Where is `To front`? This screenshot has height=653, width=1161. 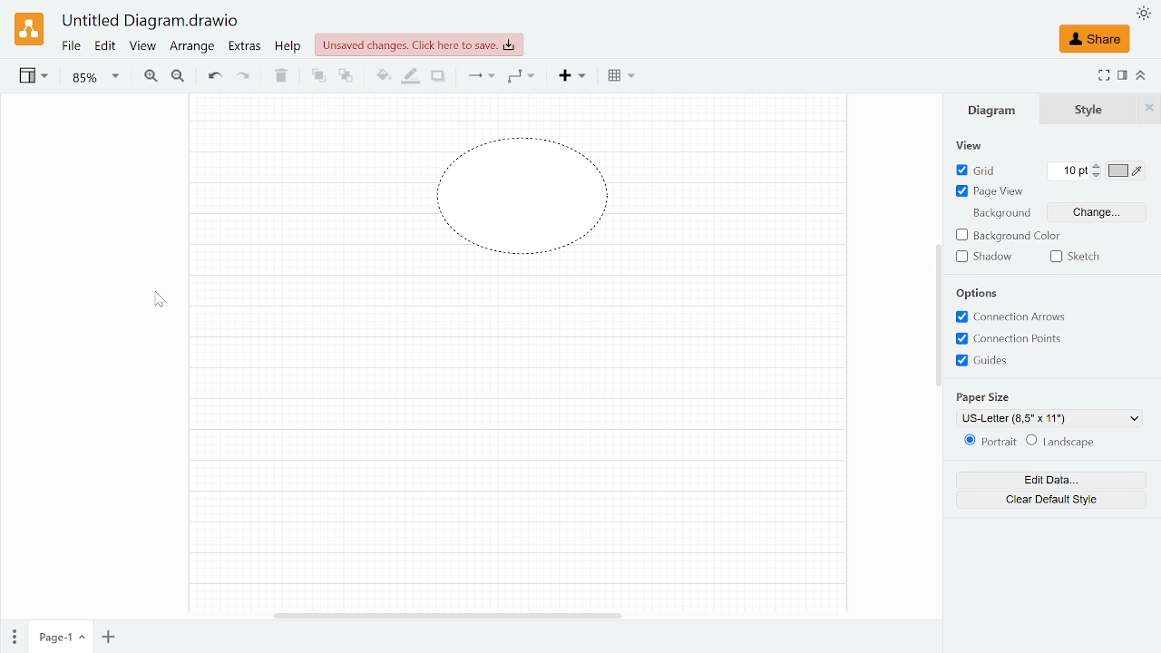 To front is located at coordinates (317, 78).